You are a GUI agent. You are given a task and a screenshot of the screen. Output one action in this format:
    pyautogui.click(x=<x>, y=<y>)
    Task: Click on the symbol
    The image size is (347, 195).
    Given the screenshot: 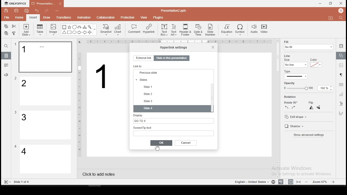 What is the action you would take?
    pyautogui.click(x=241, y=30)
    